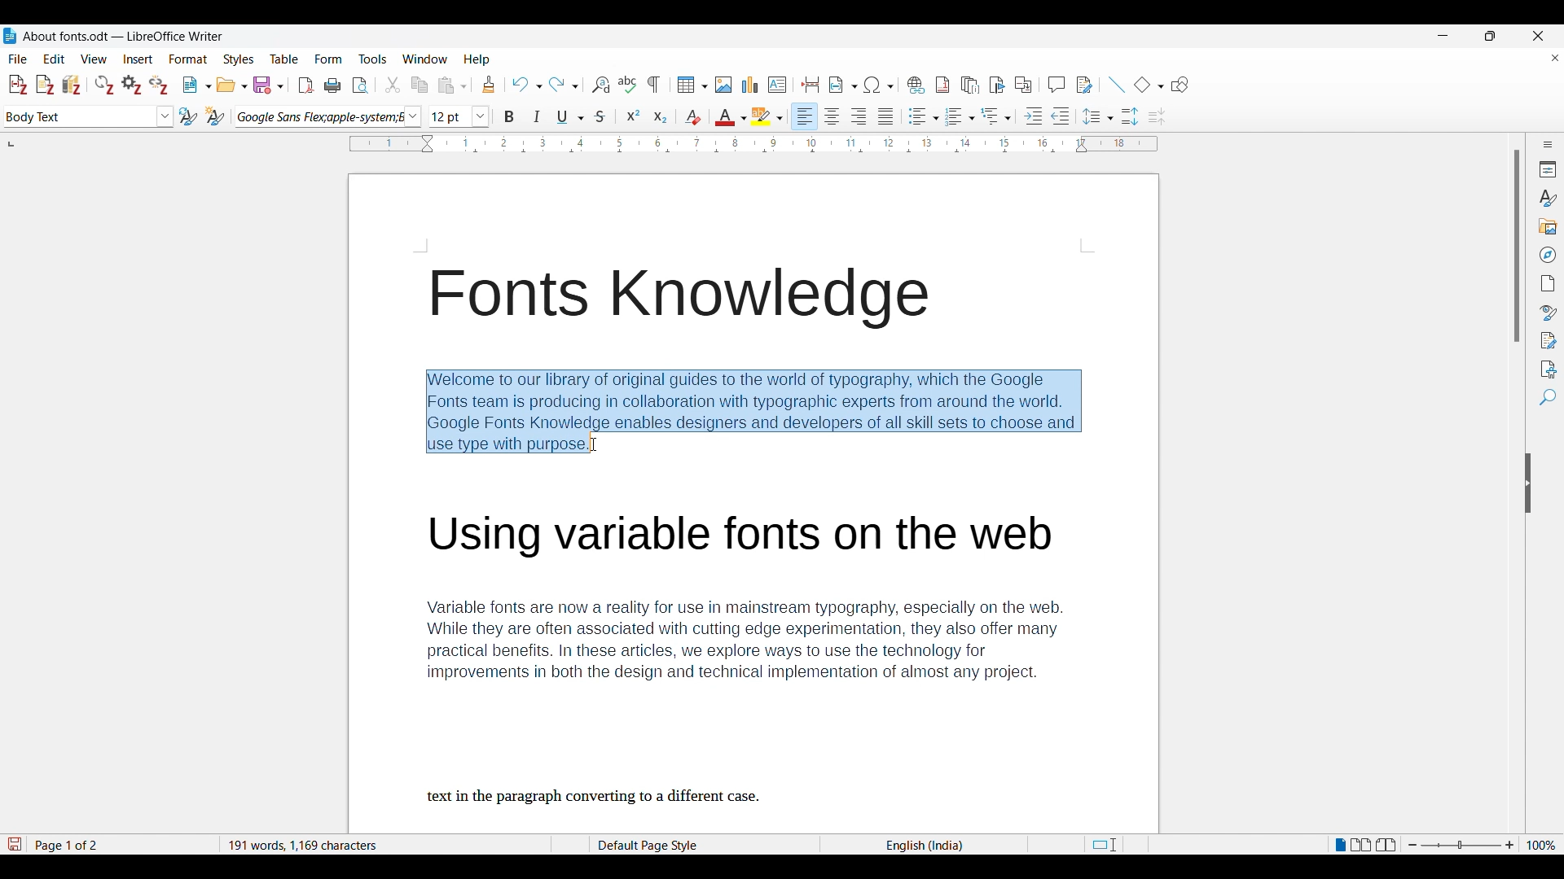 Image resolution: width=1564 pixels, height=879 pixels. Describe the element at coordinates (754, 145) in the screenshot. I see `Horizontal scale` at that location.